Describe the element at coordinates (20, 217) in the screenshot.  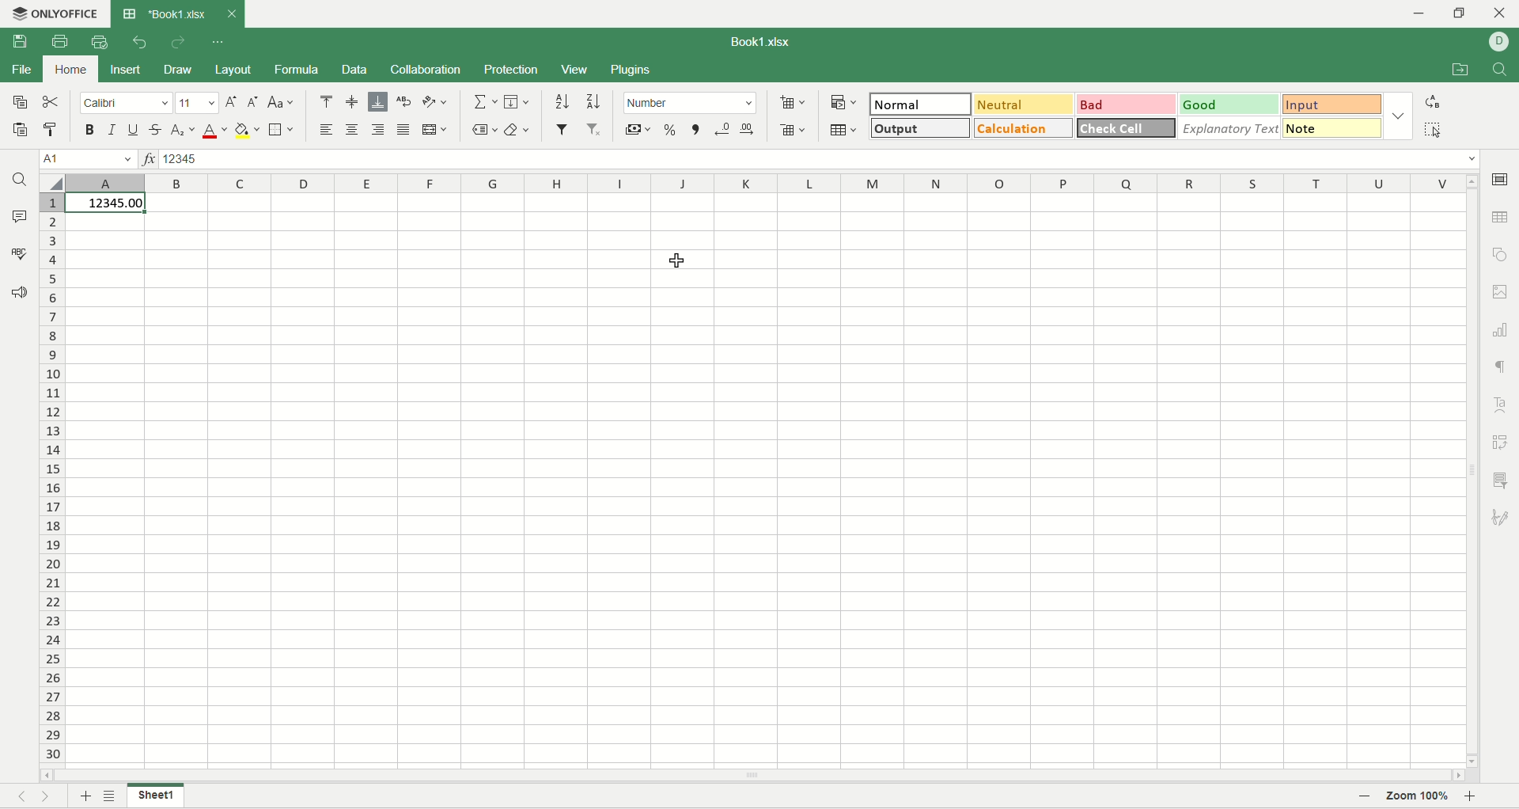
I see `comment` at that location.